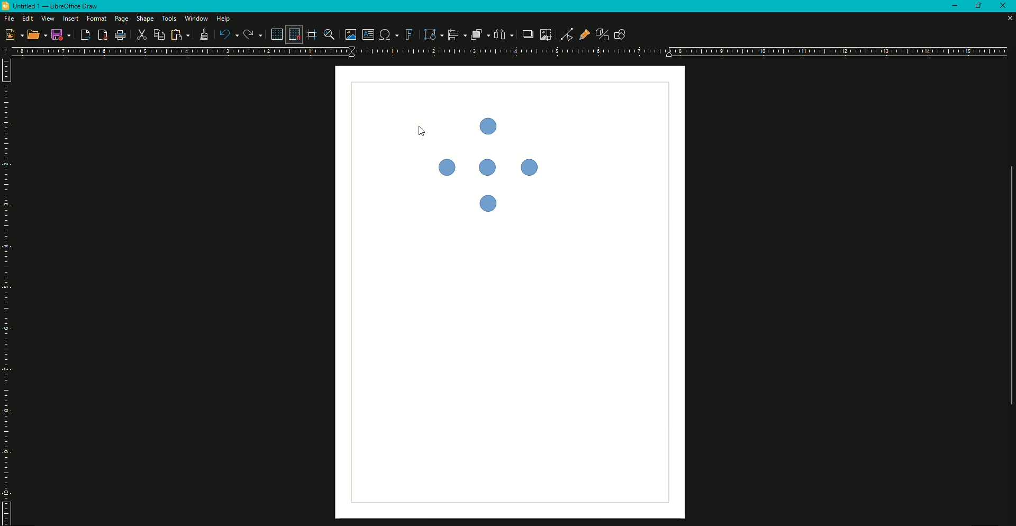  What do you see at coordinates (622, 35) in the screenshot?
I see `Show draw function` at bounding box center [622, 35].